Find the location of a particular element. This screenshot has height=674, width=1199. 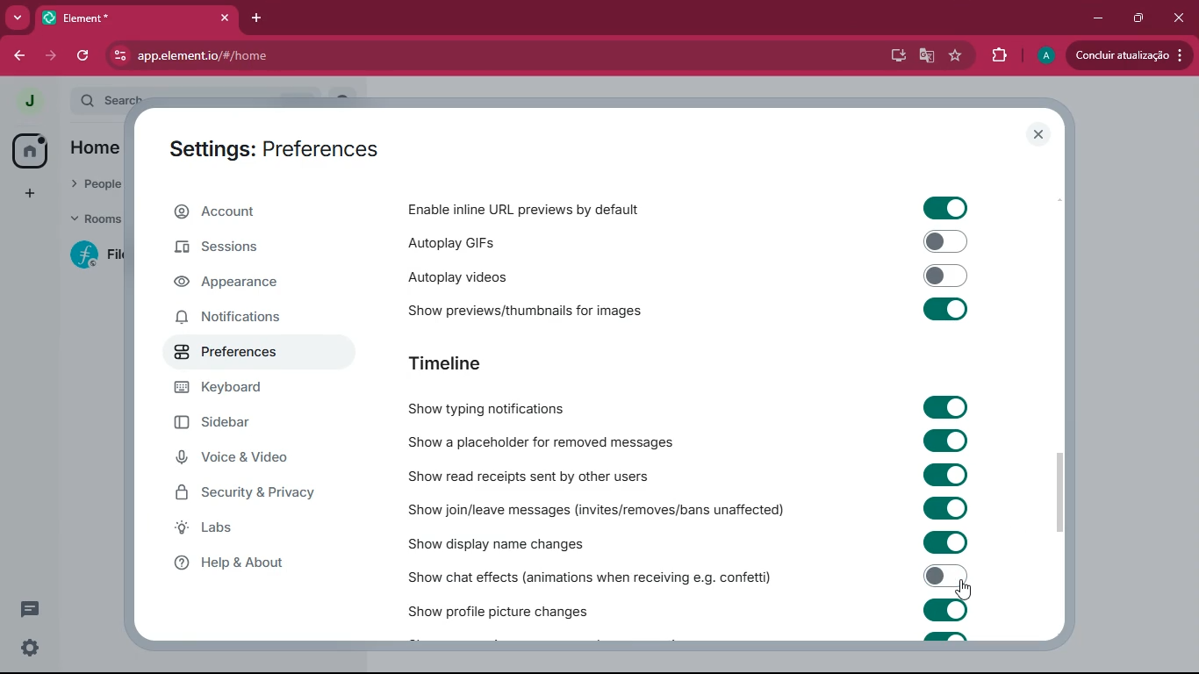

toggle on/off is located at coordinates (946, 407).